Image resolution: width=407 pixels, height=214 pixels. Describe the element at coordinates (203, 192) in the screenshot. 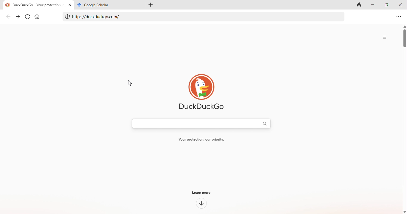

I see `learn more` at that location.